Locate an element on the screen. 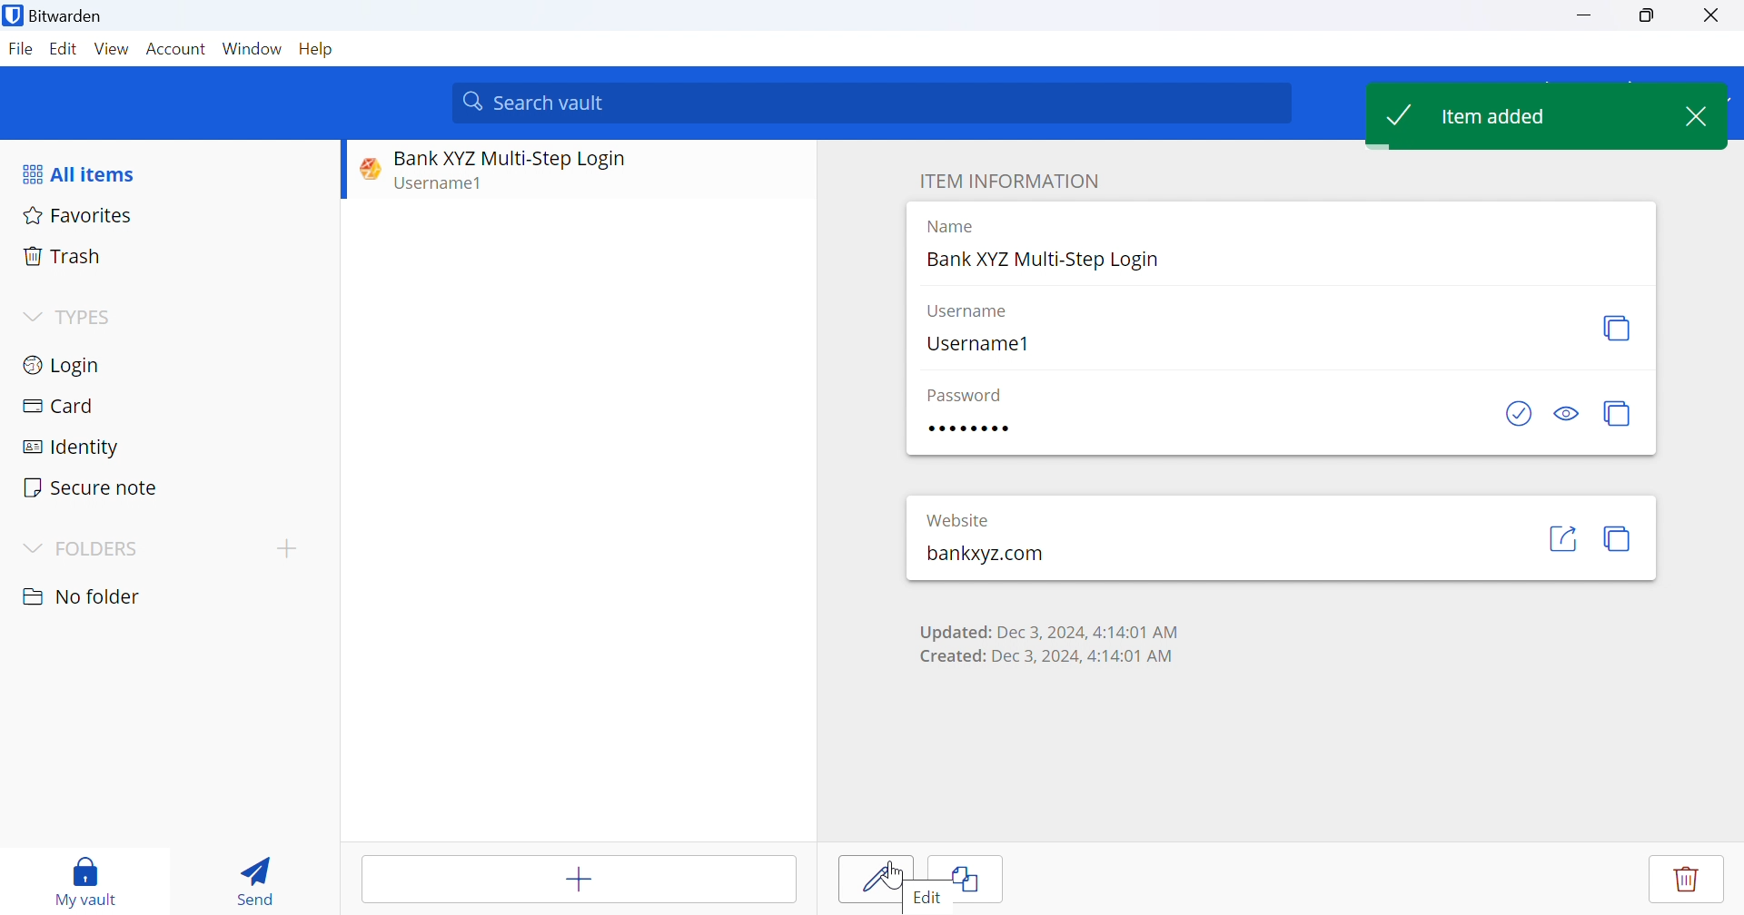 The width and height of the screenshot is (1744, 915). my vault is located at coordinates (91, 881).